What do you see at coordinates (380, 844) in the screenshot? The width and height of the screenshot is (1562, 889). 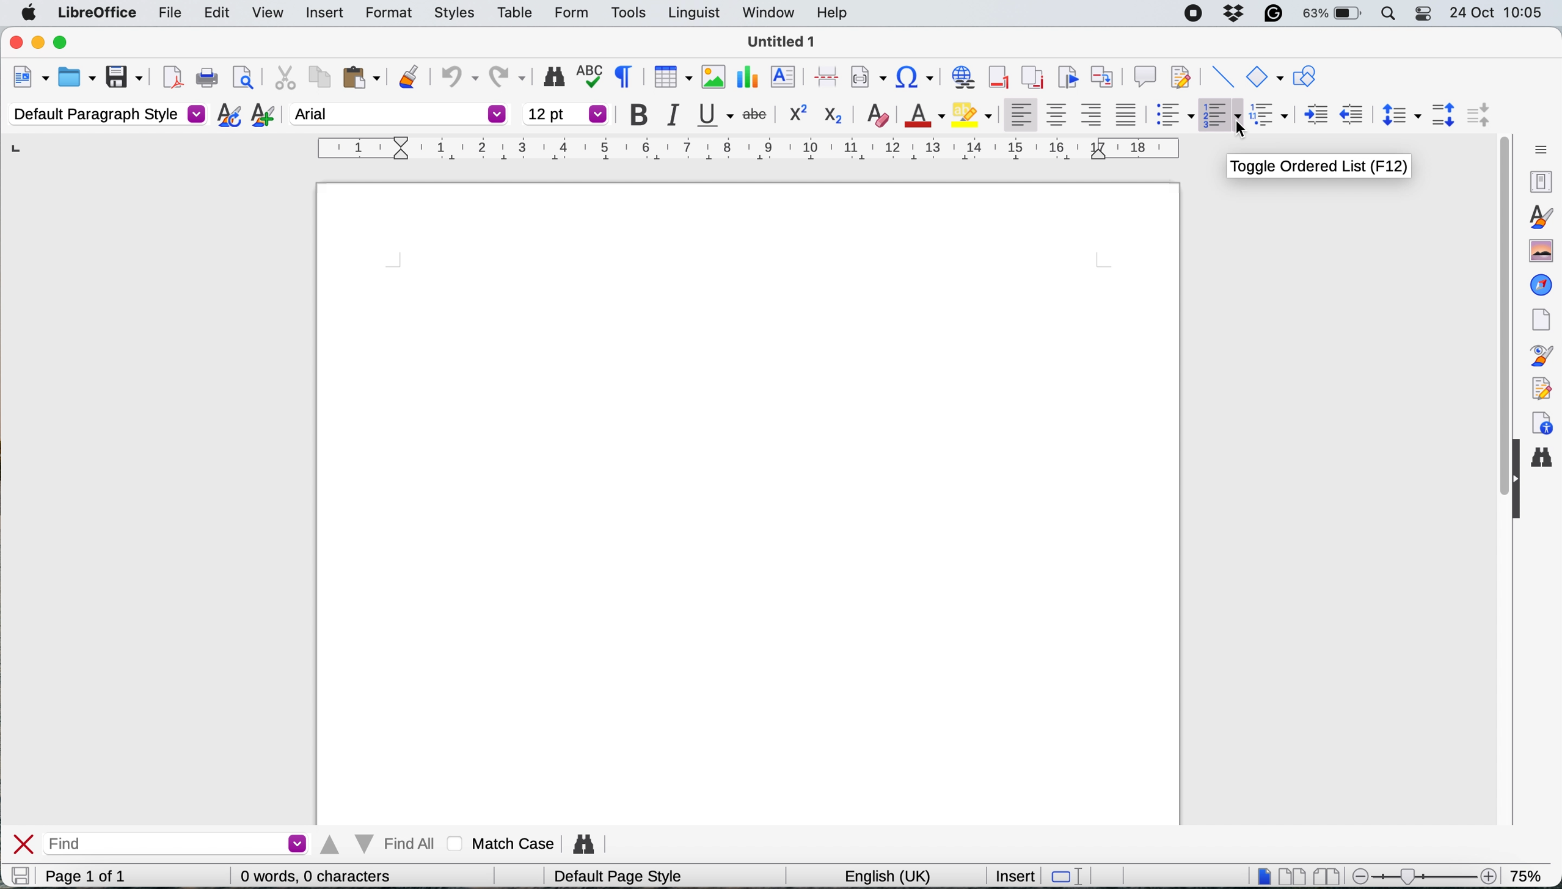 I see `find all` at bounding box center [380, 844].